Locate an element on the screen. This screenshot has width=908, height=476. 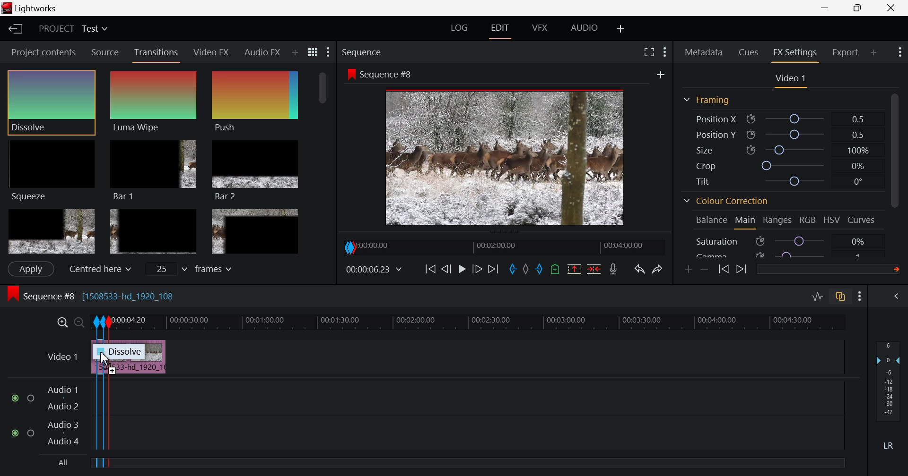
Timeline Zoom Out is located at coordinates (79, 323).